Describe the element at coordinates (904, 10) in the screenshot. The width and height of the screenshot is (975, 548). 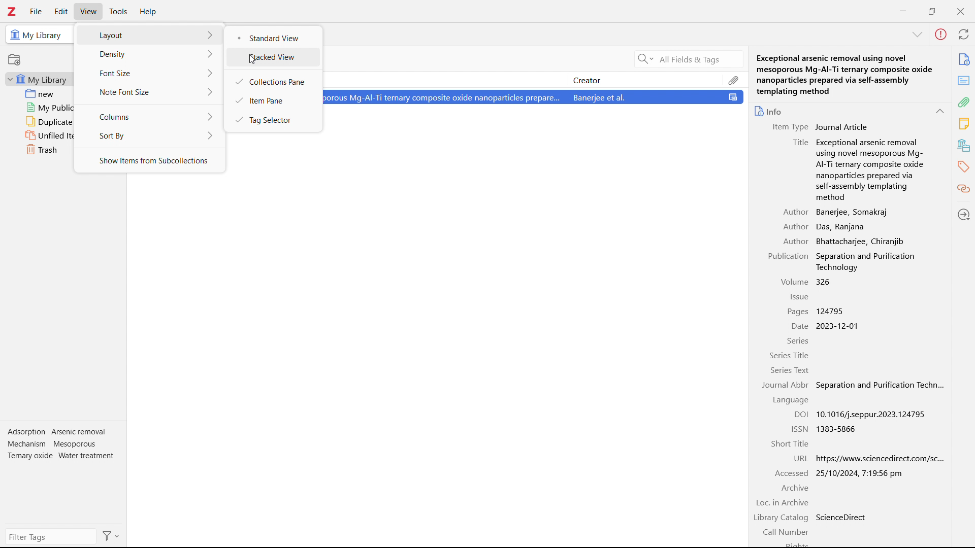
I see `minimize` at that location.